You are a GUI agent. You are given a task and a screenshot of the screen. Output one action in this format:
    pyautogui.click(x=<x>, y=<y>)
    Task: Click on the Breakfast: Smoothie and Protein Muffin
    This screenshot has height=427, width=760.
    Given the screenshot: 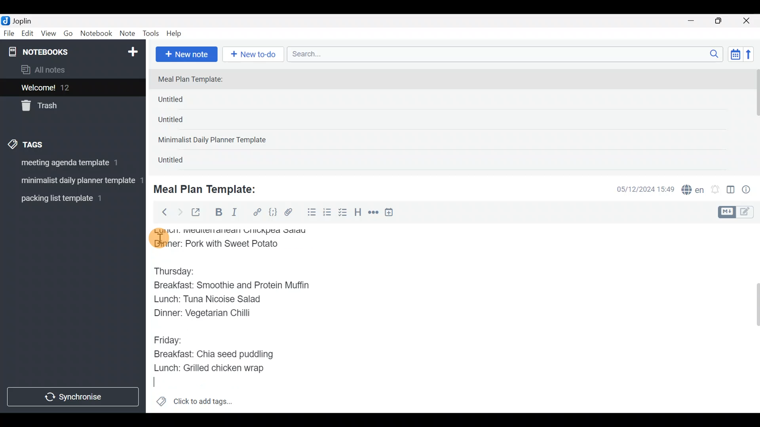 What is the action you would take?
    pyautogui.click(x=232, y=287)
    